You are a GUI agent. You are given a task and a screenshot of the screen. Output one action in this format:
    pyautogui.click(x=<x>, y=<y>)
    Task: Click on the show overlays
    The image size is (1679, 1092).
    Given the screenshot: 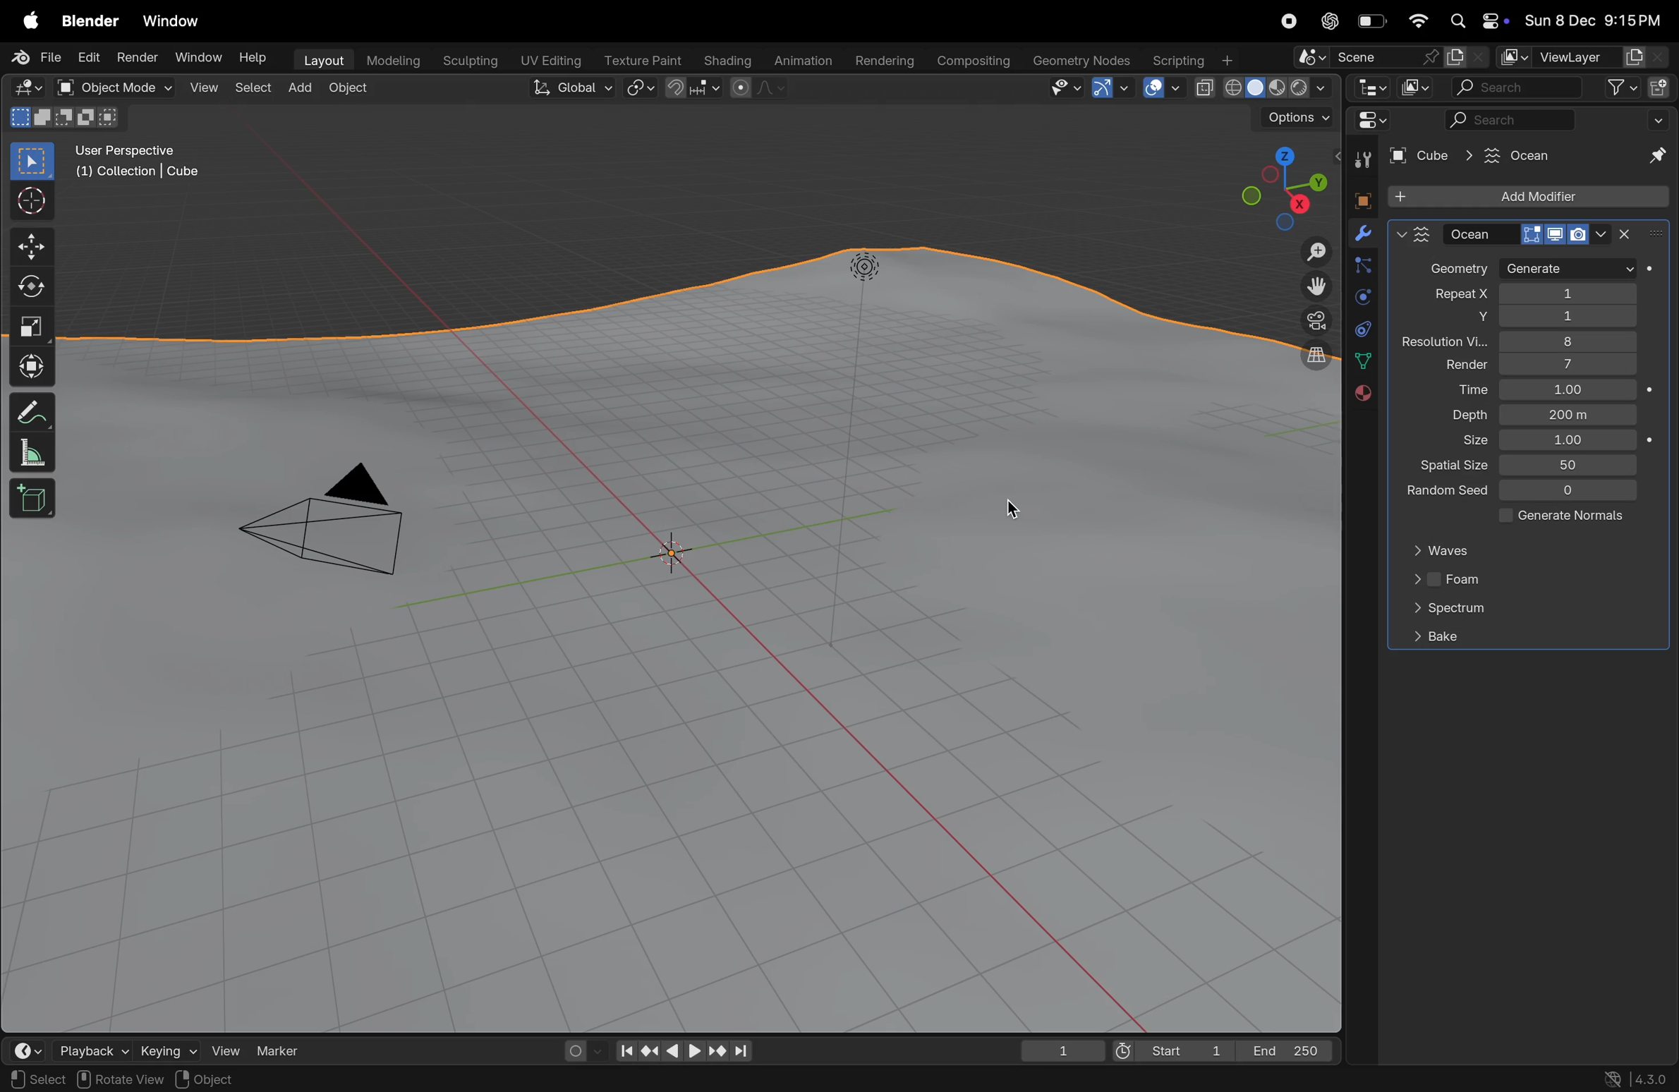 What is the action you would take?
    pyautogui.click(x=1162, y=87)
    